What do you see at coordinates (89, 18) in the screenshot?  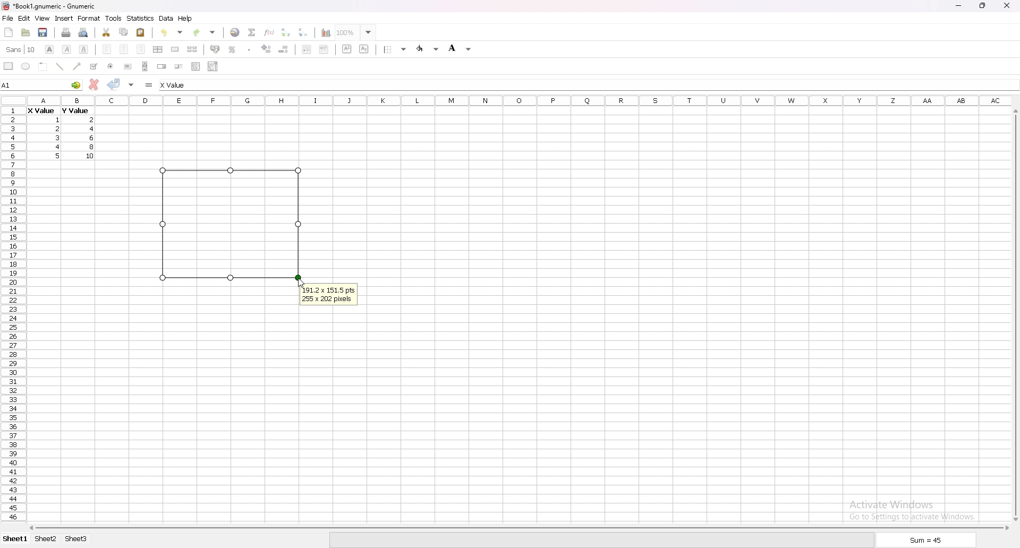 I see `format` at bounding box center [89, 18].